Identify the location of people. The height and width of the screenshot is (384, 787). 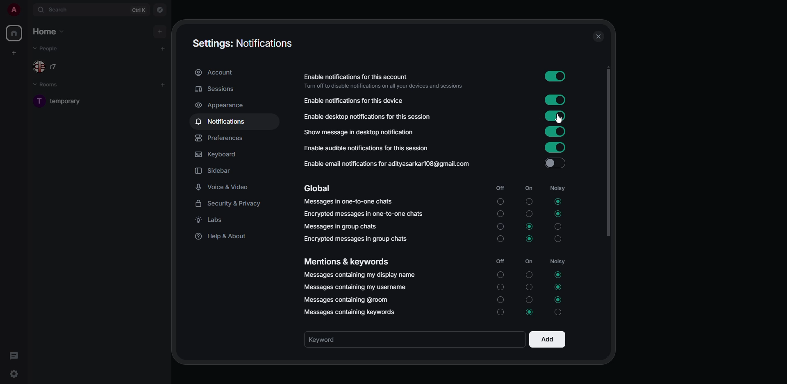
(48, 66).